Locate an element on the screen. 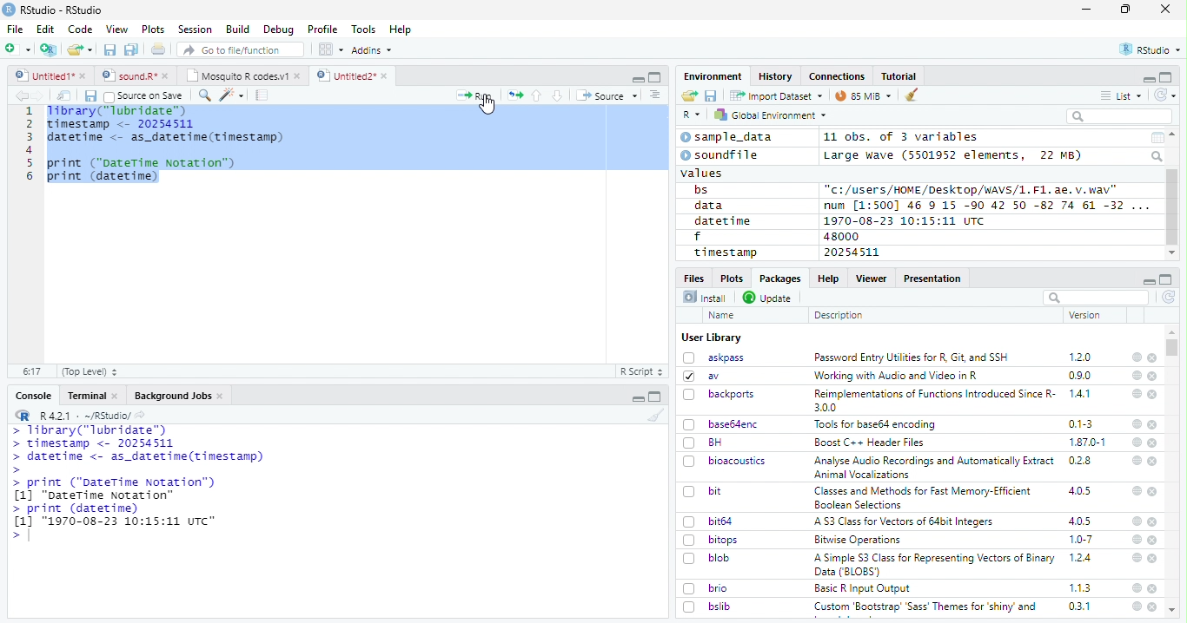 Image resolution: width=1187 pixels, height=623 pixels. bit64 is located at coordinates (708, 521).